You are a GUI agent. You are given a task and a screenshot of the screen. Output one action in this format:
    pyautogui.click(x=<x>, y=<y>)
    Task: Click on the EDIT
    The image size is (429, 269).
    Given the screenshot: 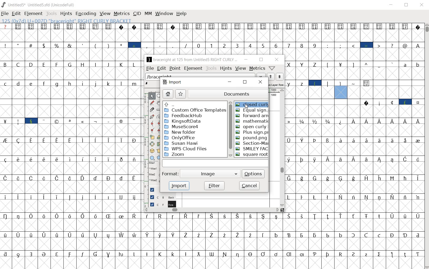 What is the action you would take?
    pyautogui.click(x=16, y=14)
    